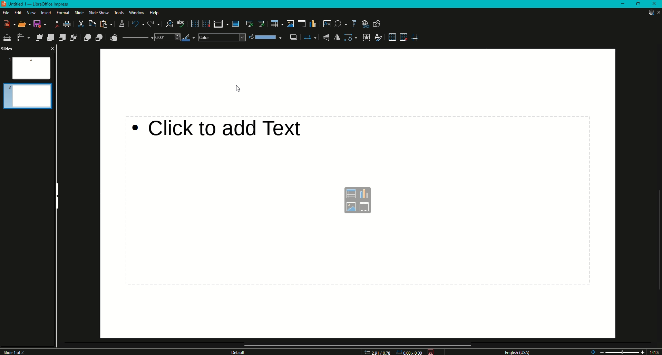 The height and width of the screenshot is (355, 662). Describe the element at coordinates (79, 13) in the screenshot. I see `Slide` at that location.